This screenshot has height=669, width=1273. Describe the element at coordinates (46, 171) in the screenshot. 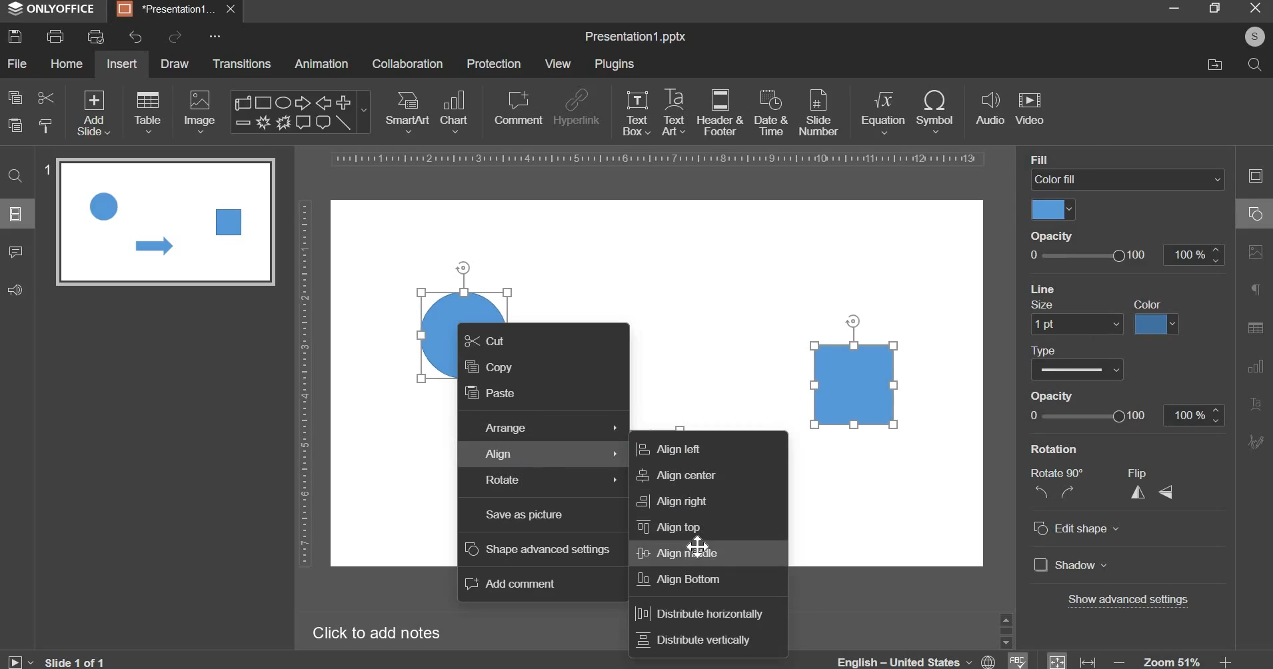

I see `slide number` at that location.